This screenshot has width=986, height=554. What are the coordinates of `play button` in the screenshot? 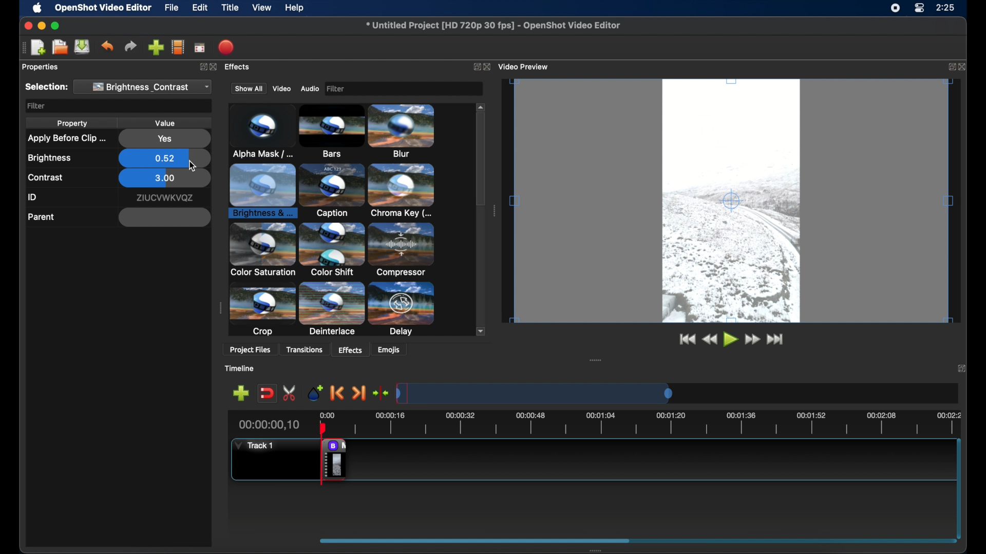 It's located at (730, 340).